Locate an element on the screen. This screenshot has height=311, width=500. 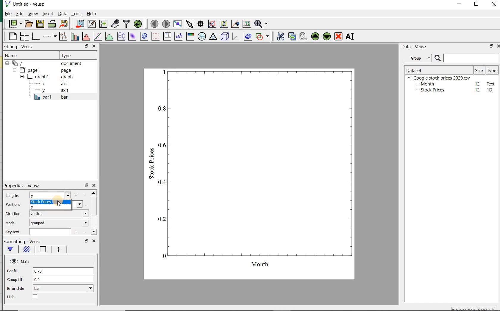
Group datasets with property given is located at coordinates (416, 58).